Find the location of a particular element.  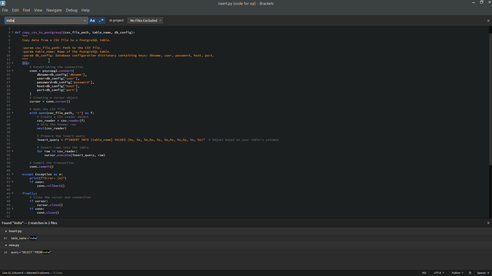

find menu is located at coordinates (26, 10).